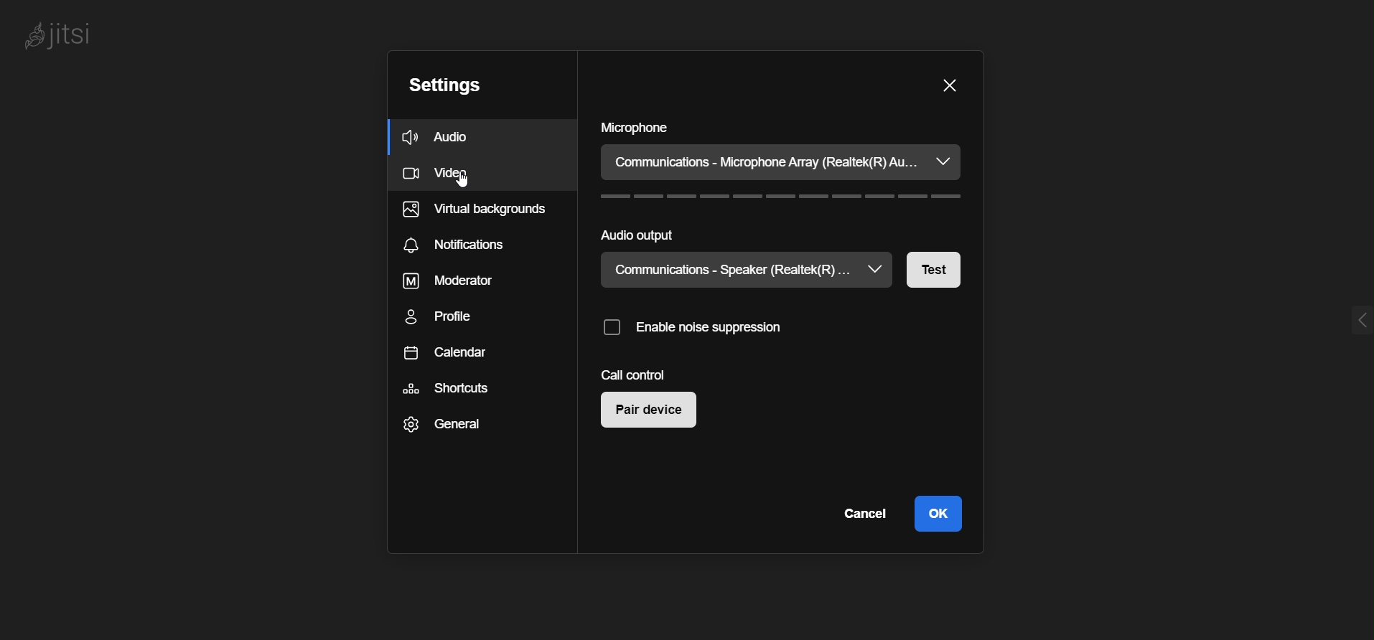 This screenshot has height=640, width=1374. Describe the element at coordinates (932, 273) in the screenshot. I see `test` at that location.